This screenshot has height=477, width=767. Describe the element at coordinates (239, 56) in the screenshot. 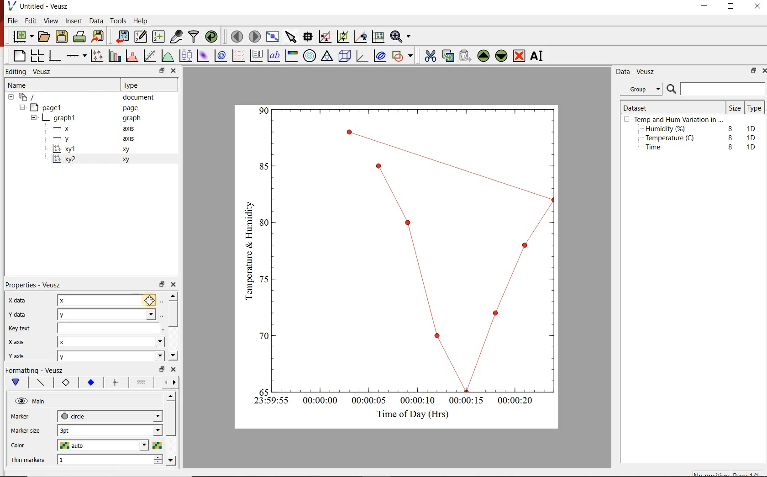

I see `plot a vector field` at that location.